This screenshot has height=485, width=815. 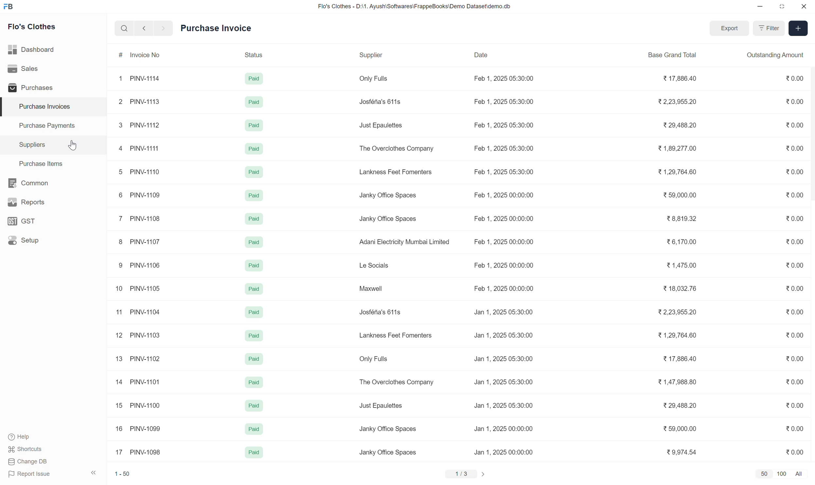 What do you see at coordinates (374, 79) in the screenshot?
I see `Only Fulls` at bounding box center [374, 79].